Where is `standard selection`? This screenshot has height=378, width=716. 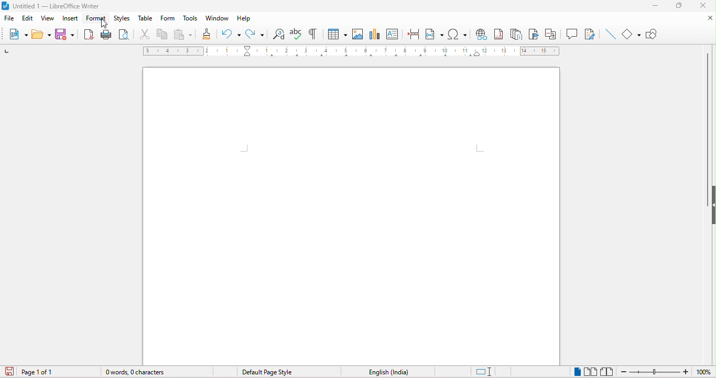 standard selection is located at coordinates (484, 370).